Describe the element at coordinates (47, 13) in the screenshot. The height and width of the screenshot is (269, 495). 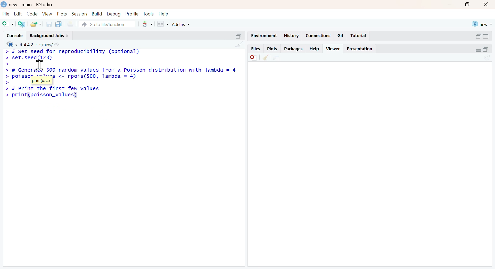
I see `view` at that location.